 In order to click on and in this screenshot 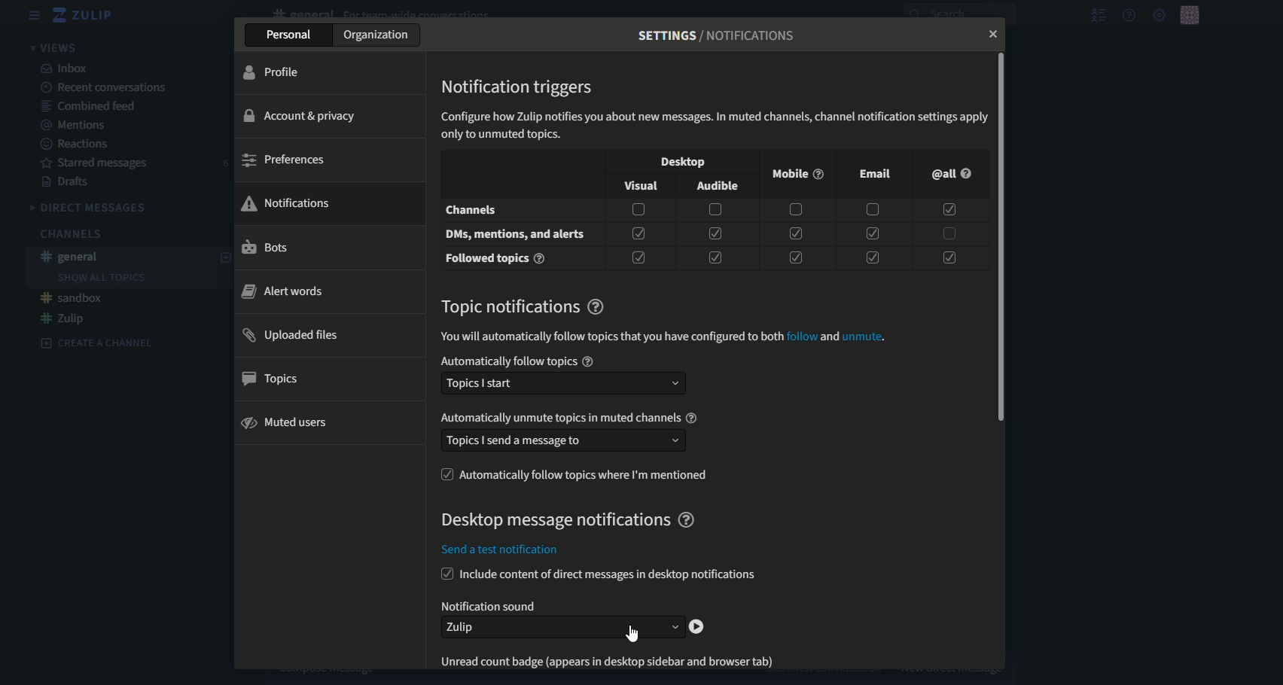, I will do `click(830, 336)`.